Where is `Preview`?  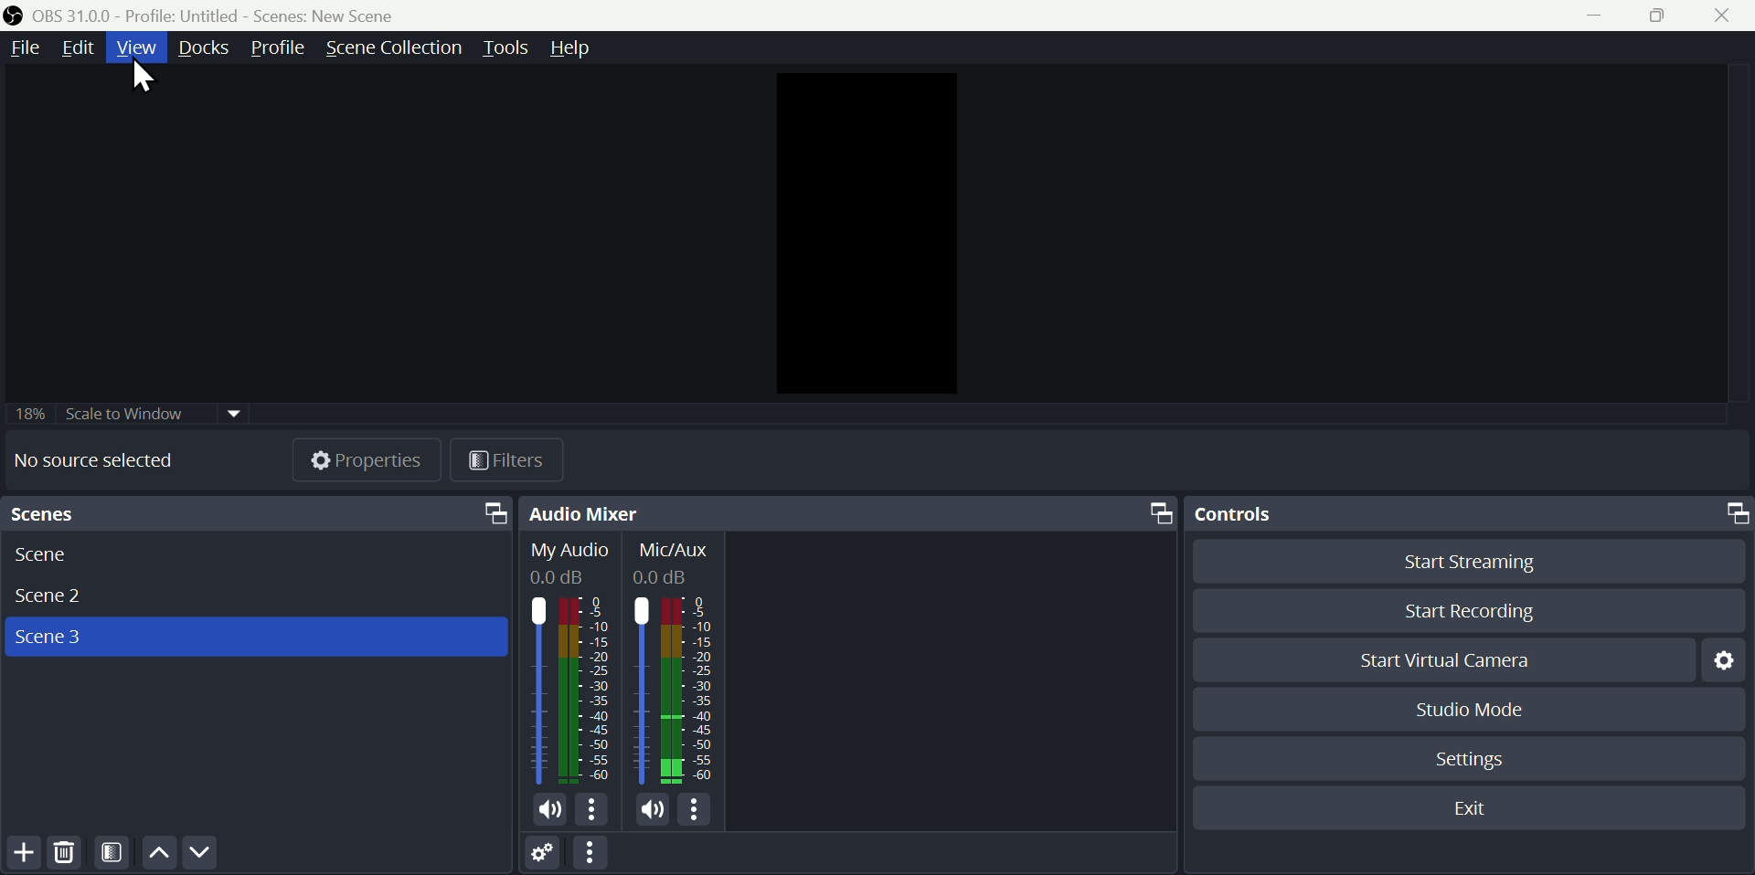
Preview is located at coordinates (864, 235).